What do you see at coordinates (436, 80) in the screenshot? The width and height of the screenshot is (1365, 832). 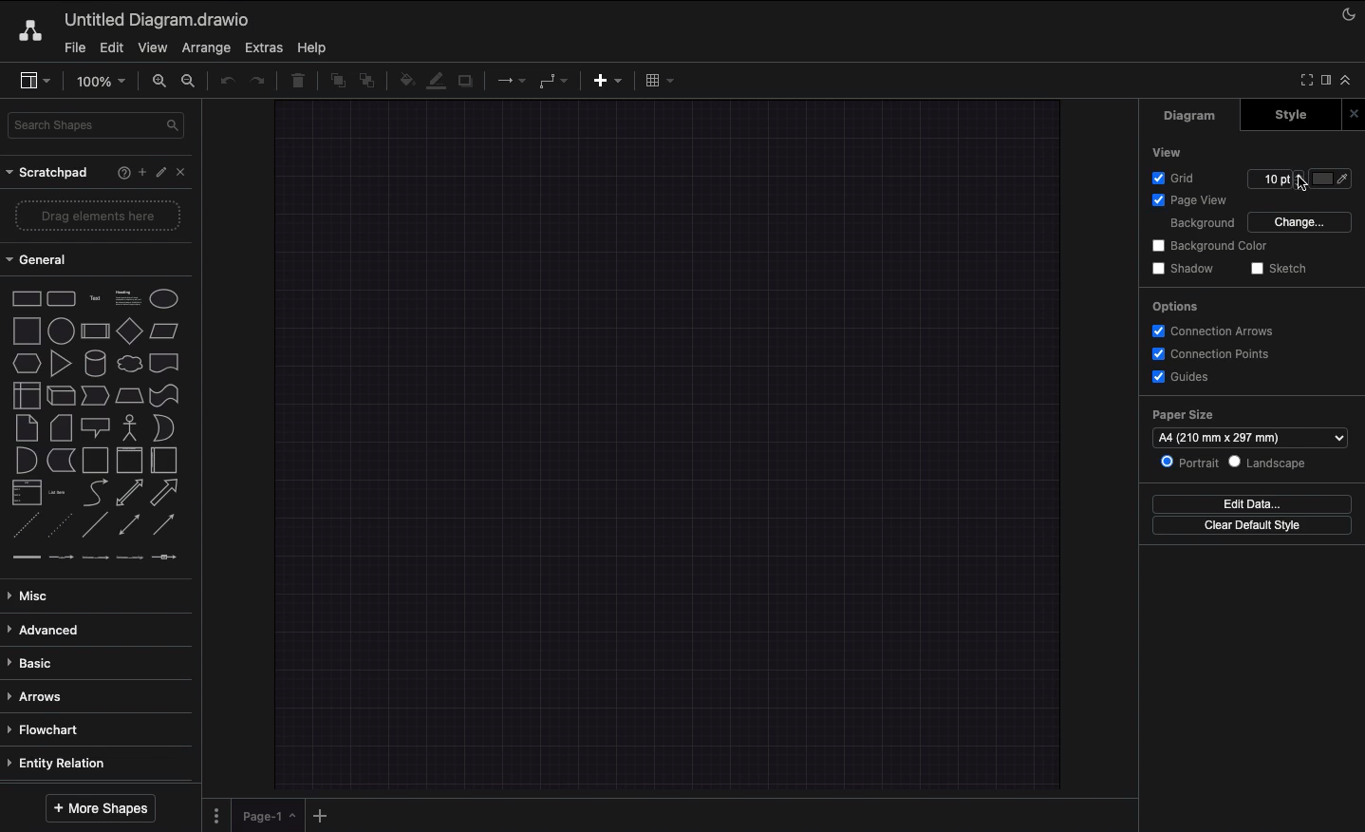 I see `Line color` at bounding box center [436, 80].